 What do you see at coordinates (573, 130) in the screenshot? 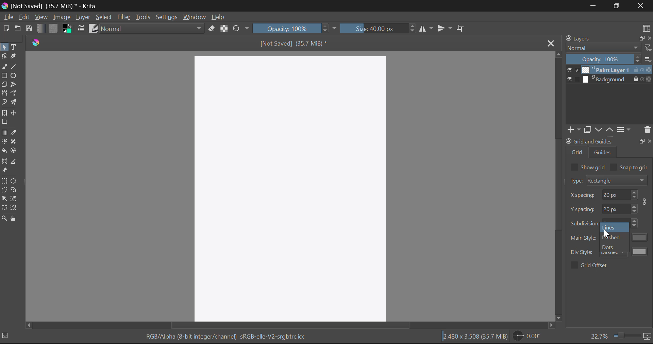
I see `add` at bounding box center [573, 130].